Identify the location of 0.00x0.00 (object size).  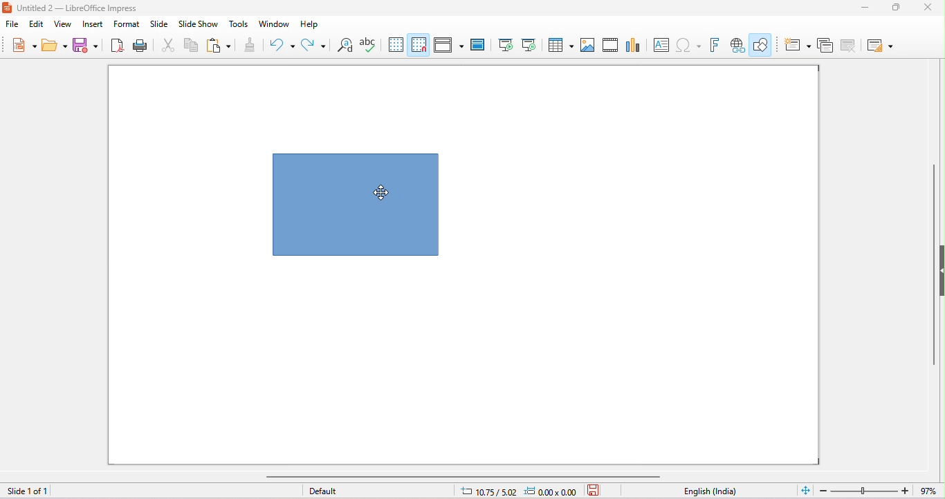
(553, 491).